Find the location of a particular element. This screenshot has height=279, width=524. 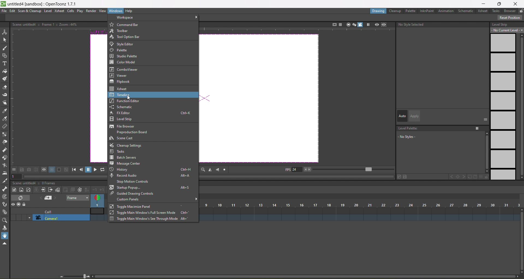

toggle main window see through mode is located at coordinates (147, 219).